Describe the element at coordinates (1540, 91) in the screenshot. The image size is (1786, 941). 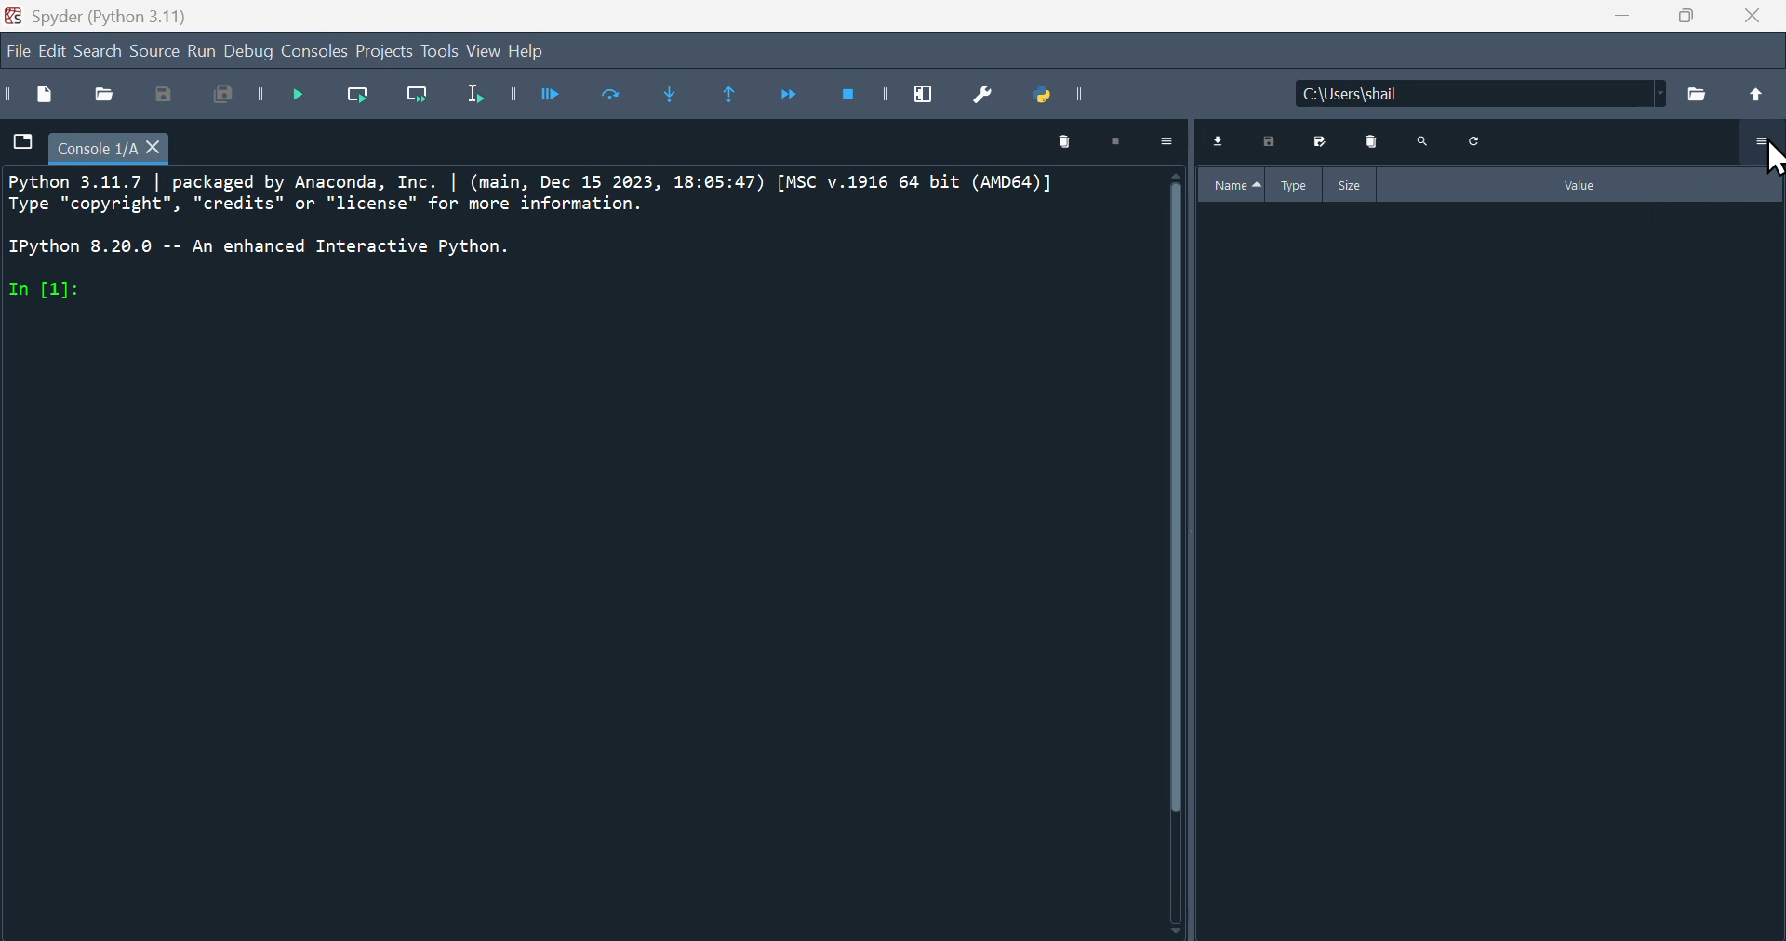
I see `Name of the file` at that location.